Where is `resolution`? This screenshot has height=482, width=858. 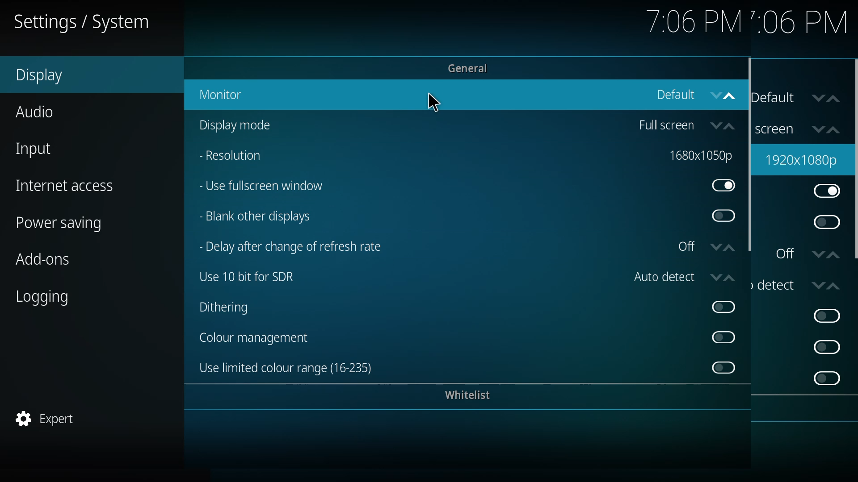
resolution is located at coordinates (806, 159).